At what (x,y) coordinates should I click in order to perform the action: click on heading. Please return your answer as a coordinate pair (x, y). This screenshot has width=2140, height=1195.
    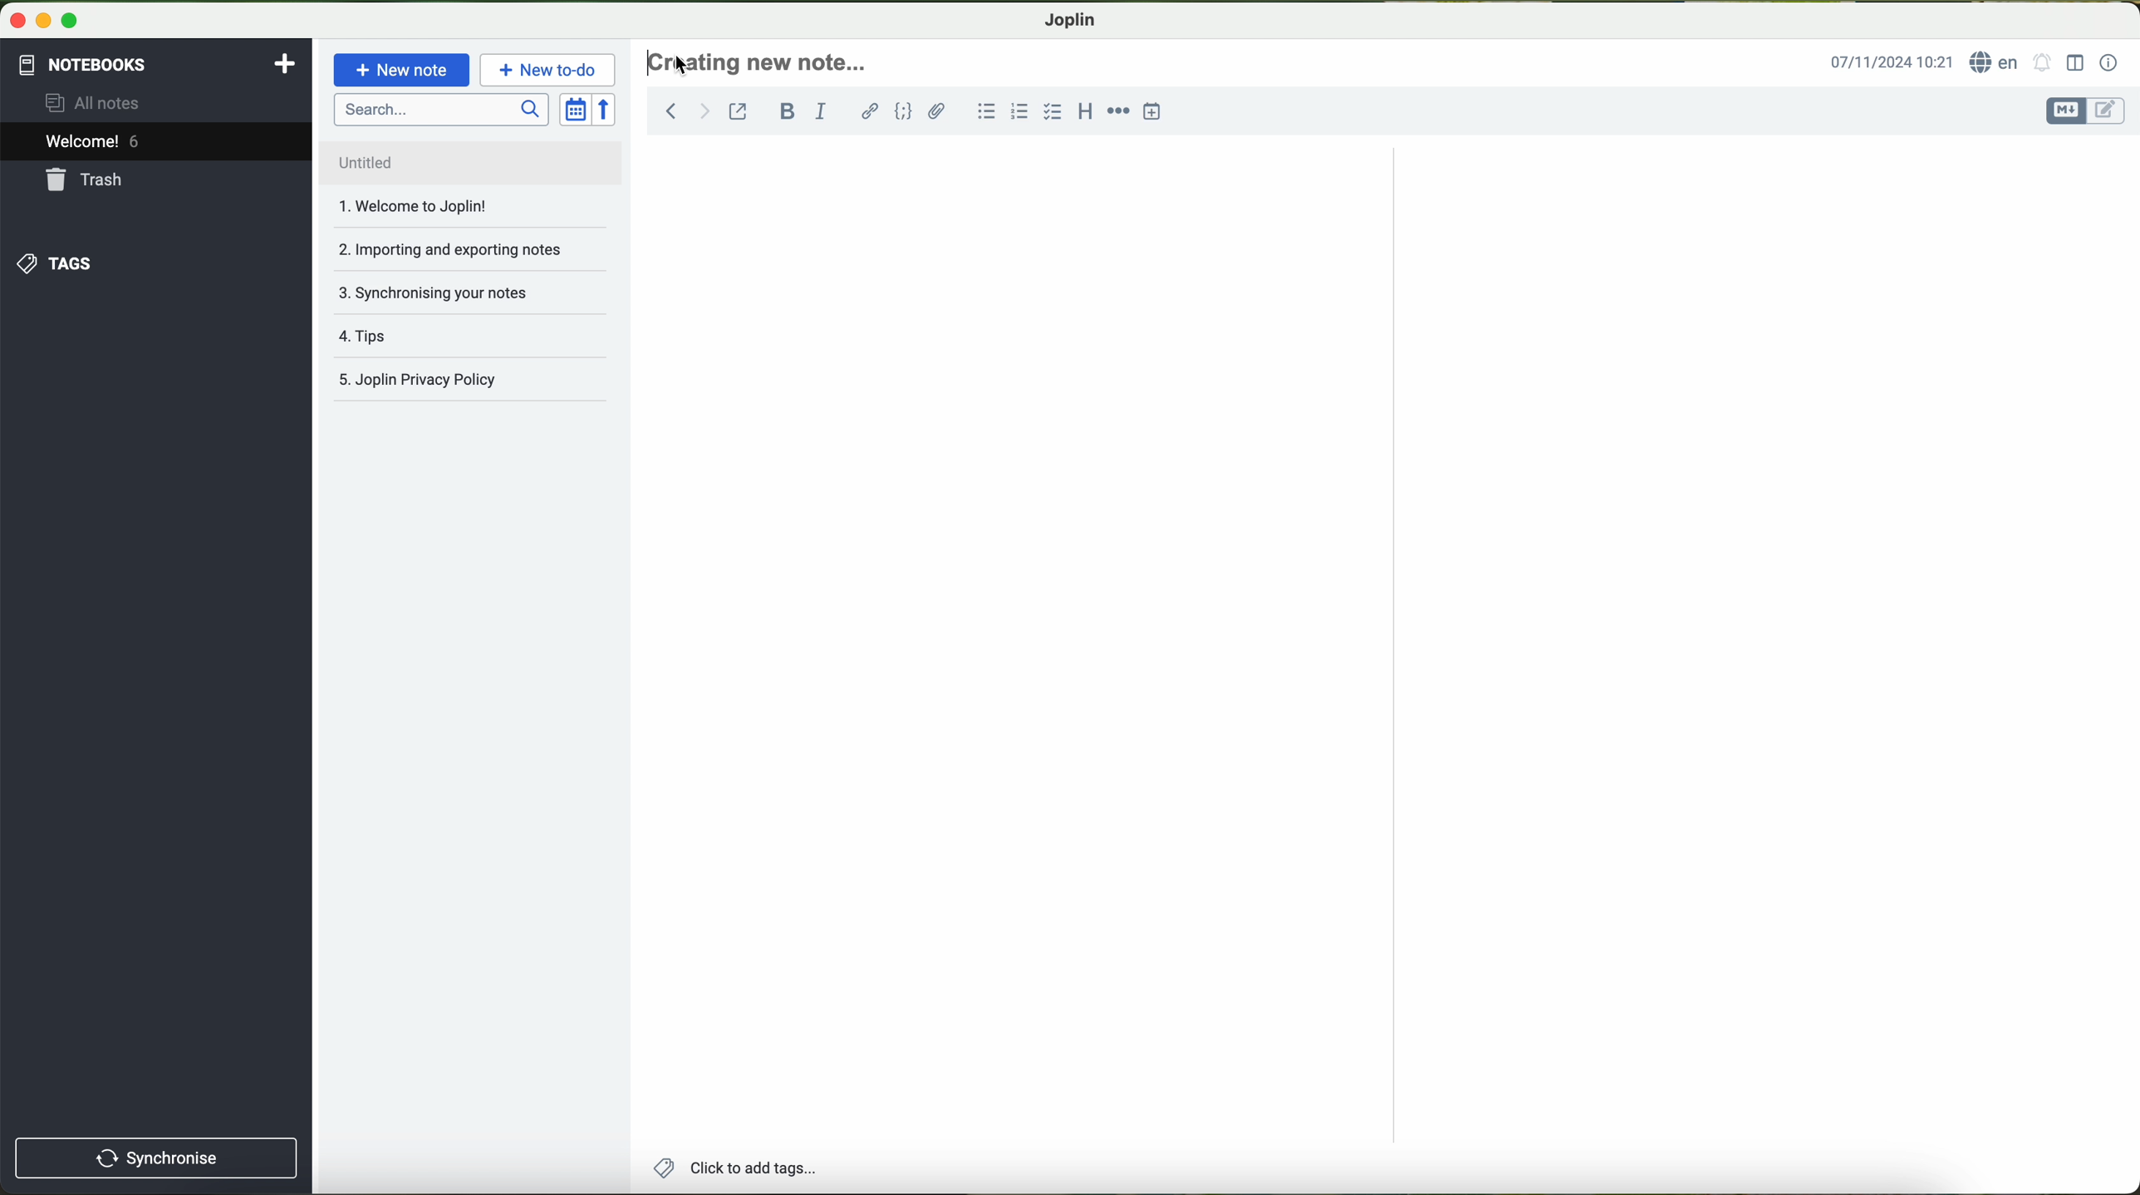
    Looking at the image, I should click on (1083, 110).